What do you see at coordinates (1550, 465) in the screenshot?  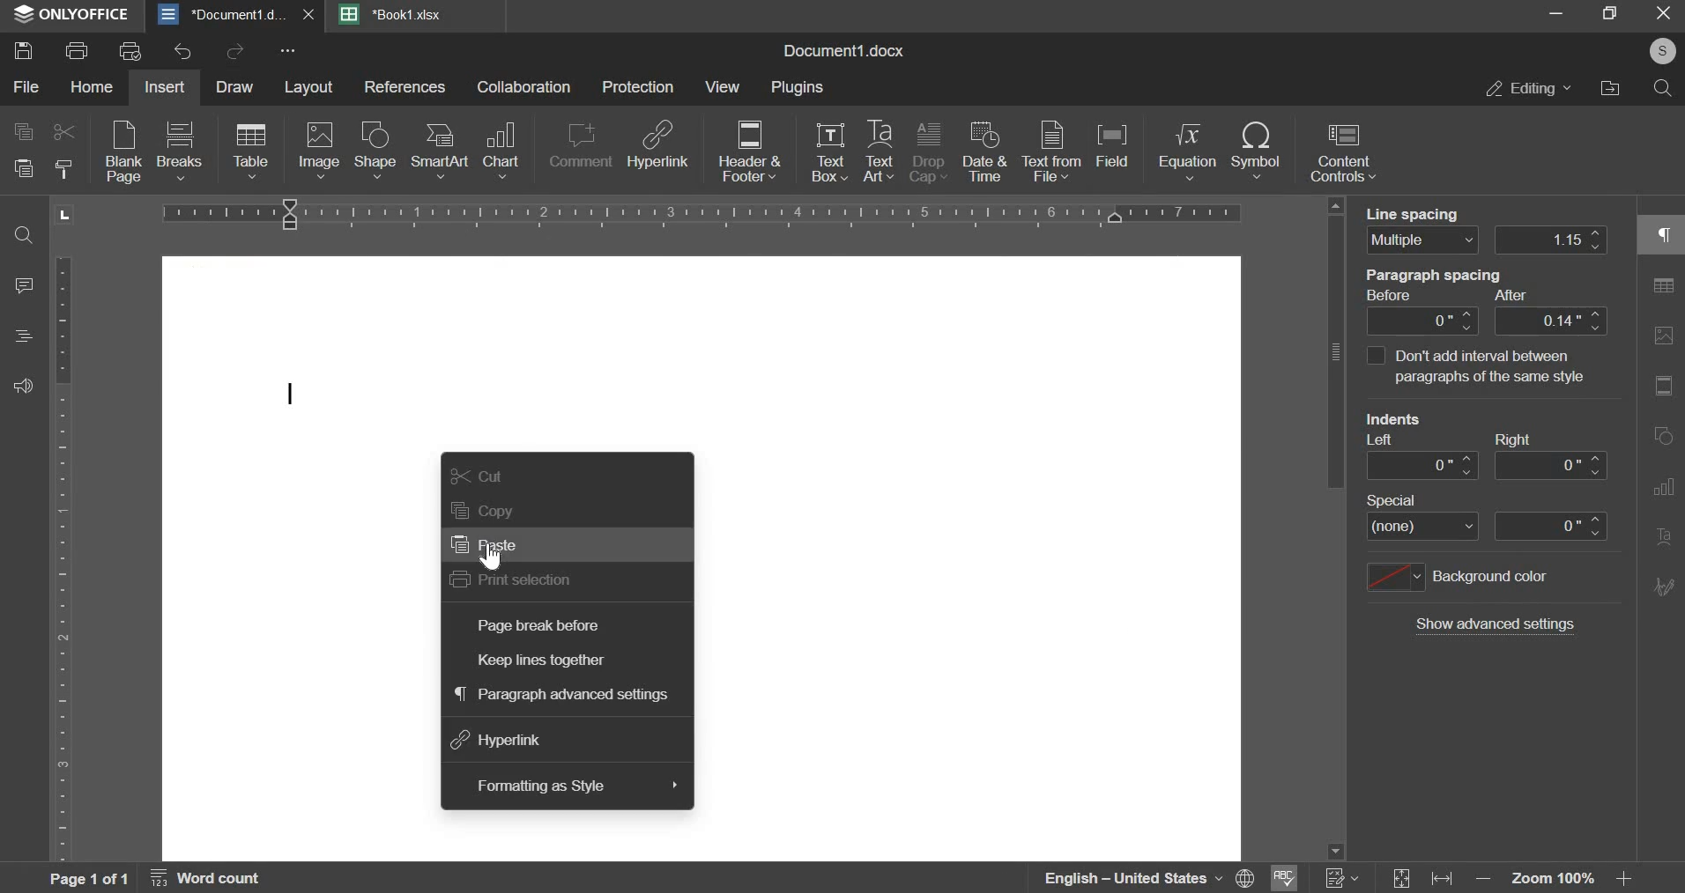 I see `right` at bounding box center [1550, 465].